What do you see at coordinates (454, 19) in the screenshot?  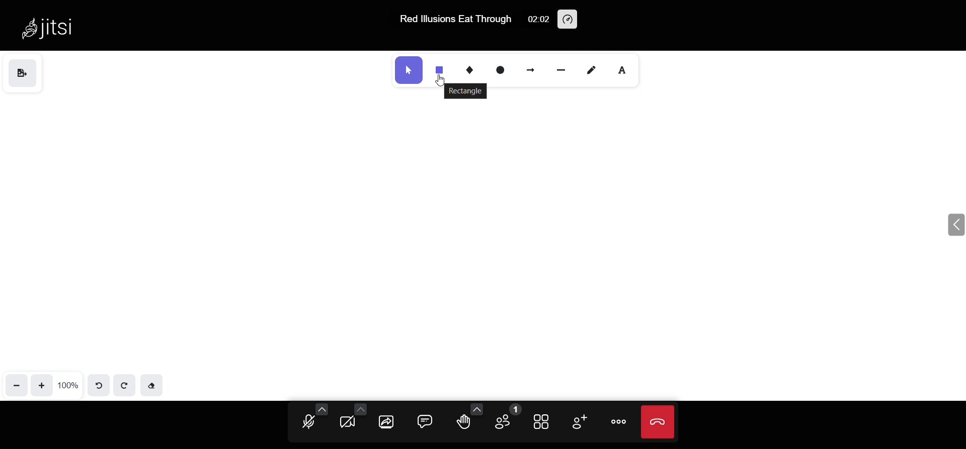 I see `Red lllusions Eat Through` at bounding box center [454, 19].